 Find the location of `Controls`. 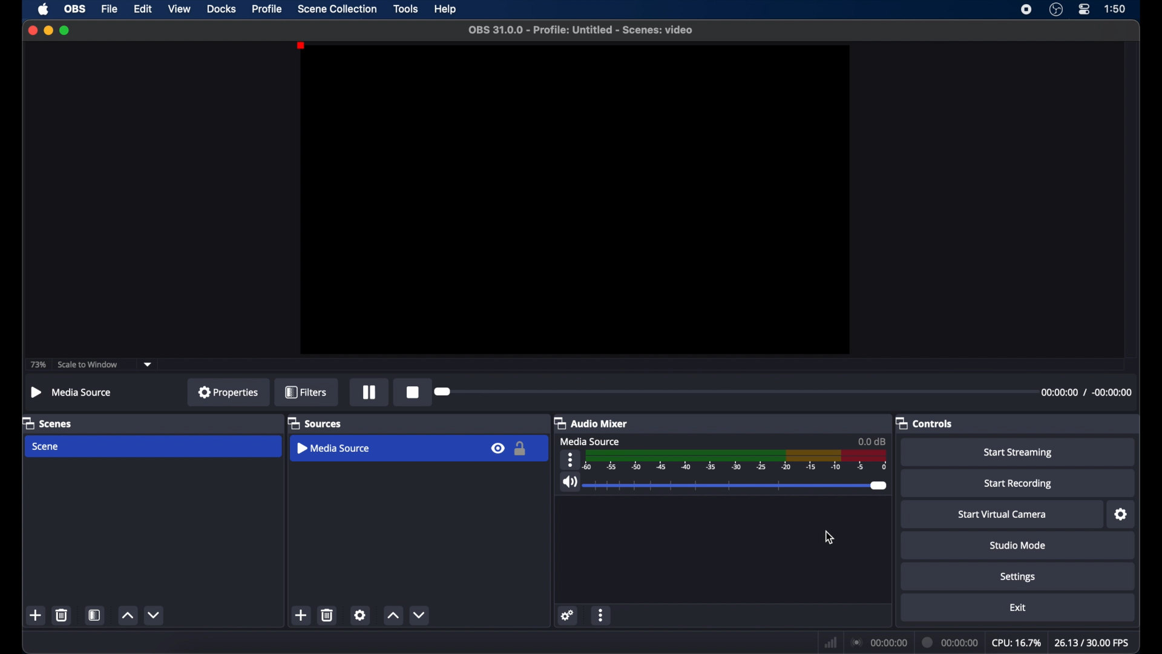

Controls is located at coordinates (927, 424).